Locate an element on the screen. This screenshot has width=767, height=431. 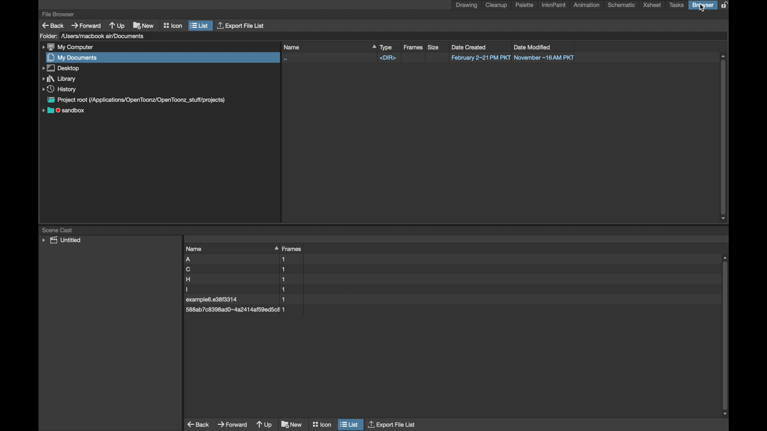
cursor is located at coordinates (702, 8).